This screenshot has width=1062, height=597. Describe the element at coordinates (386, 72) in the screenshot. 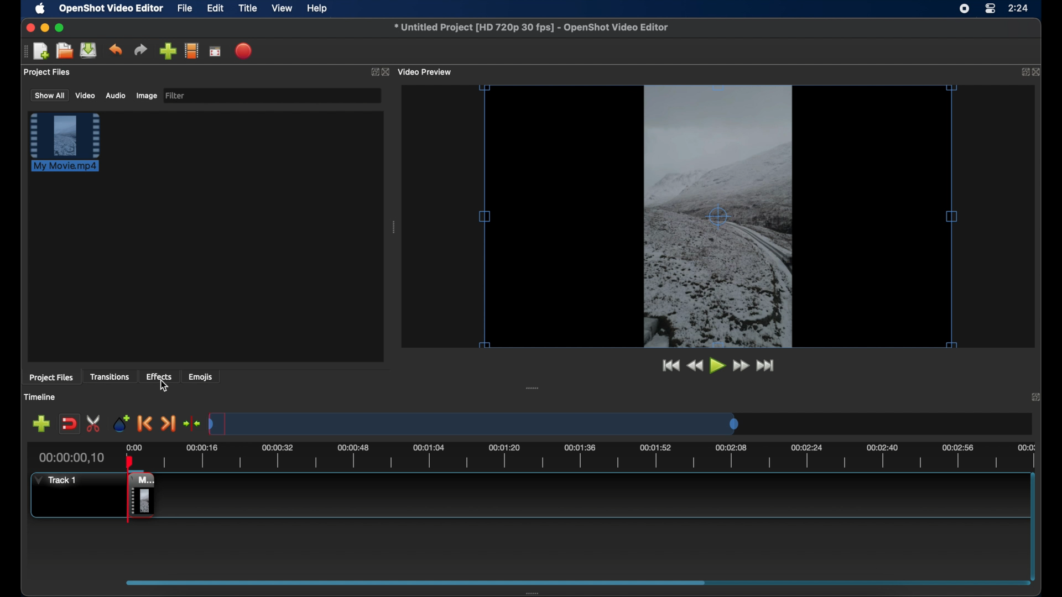

I see `close` at that location.